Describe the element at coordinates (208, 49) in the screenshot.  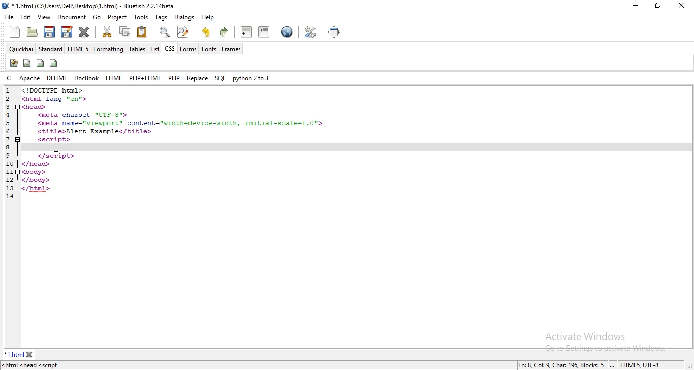
I see `fonts` at that location.